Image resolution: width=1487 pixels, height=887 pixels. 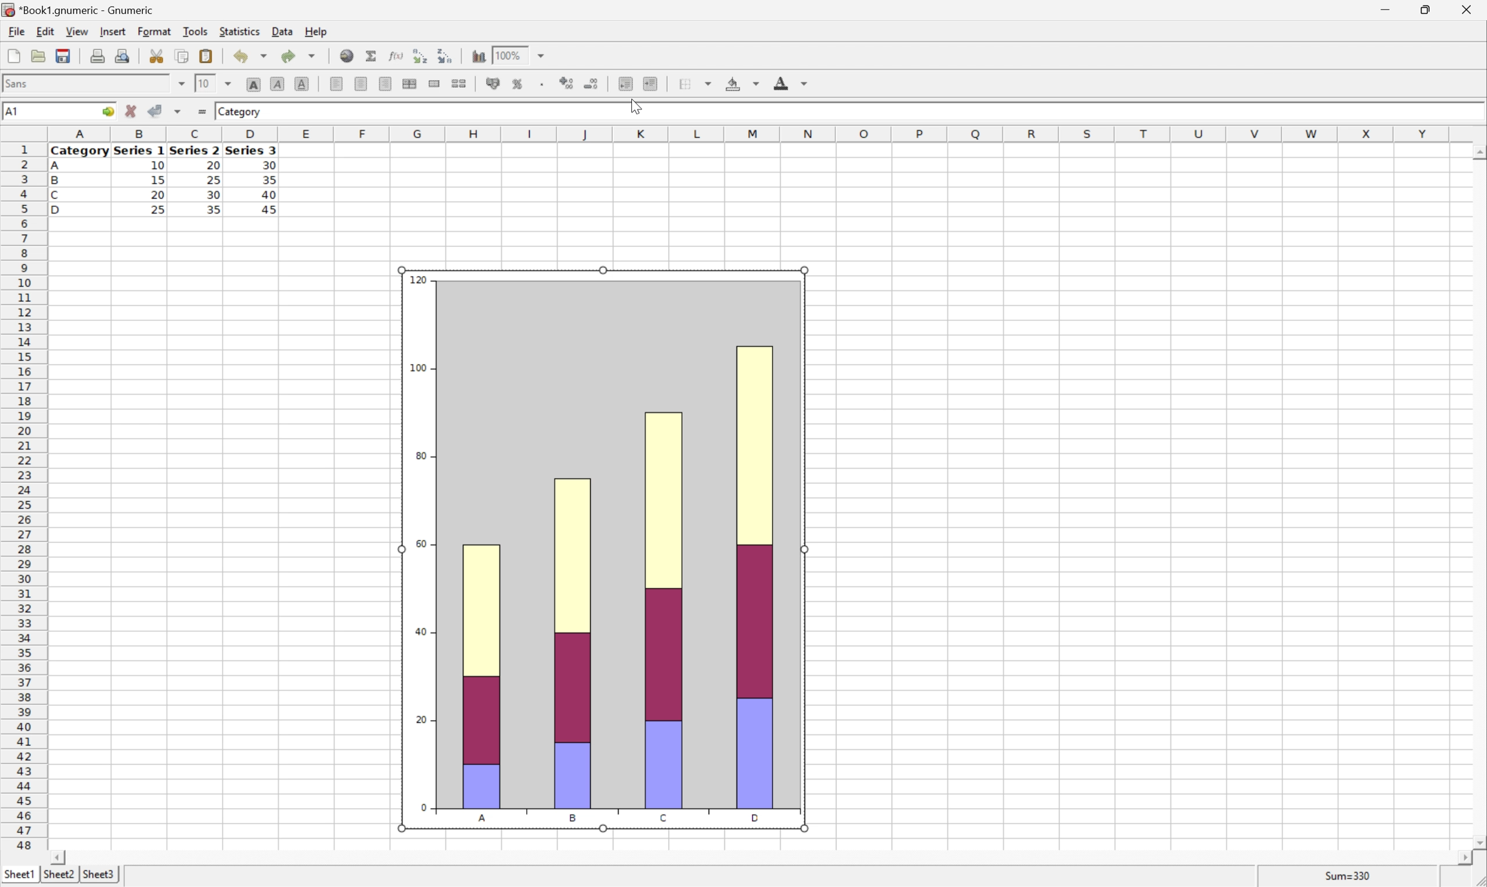 I want to click on 25, so click(x=214, y=180).